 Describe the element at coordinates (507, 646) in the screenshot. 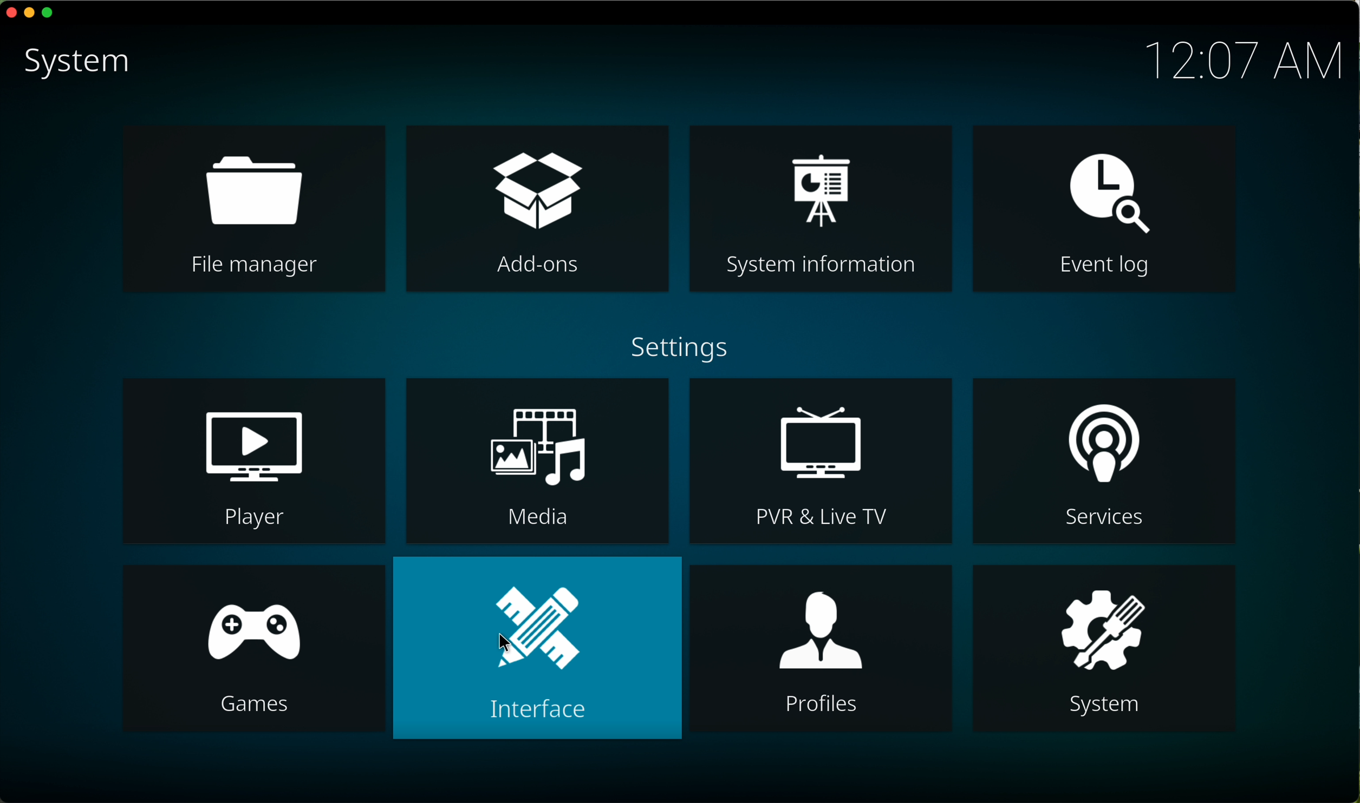

I see `cursor` at that location.